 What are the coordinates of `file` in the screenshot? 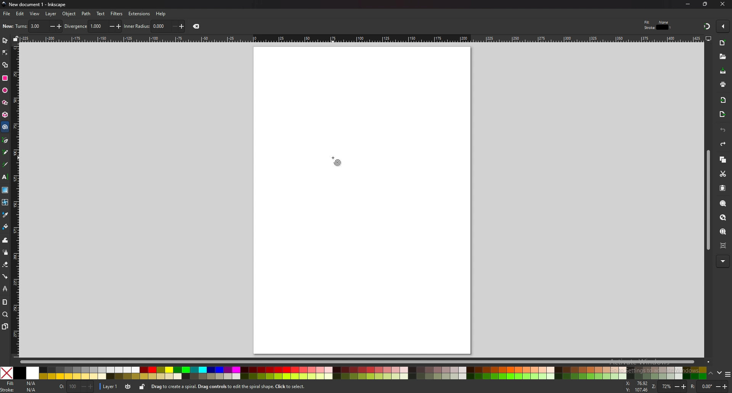 It's located at (7, 14).